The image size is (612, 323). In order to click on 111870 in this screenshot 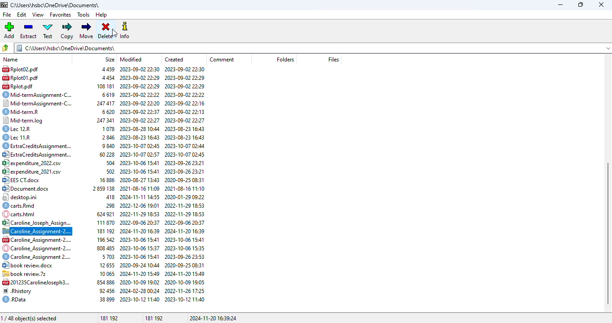, I will do `click(106, 223)`.